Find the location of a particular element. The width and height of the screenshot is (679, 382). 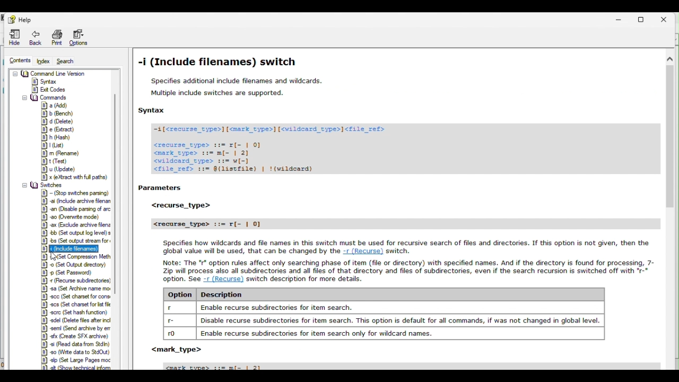

delete is located at coordinates (57, 121).